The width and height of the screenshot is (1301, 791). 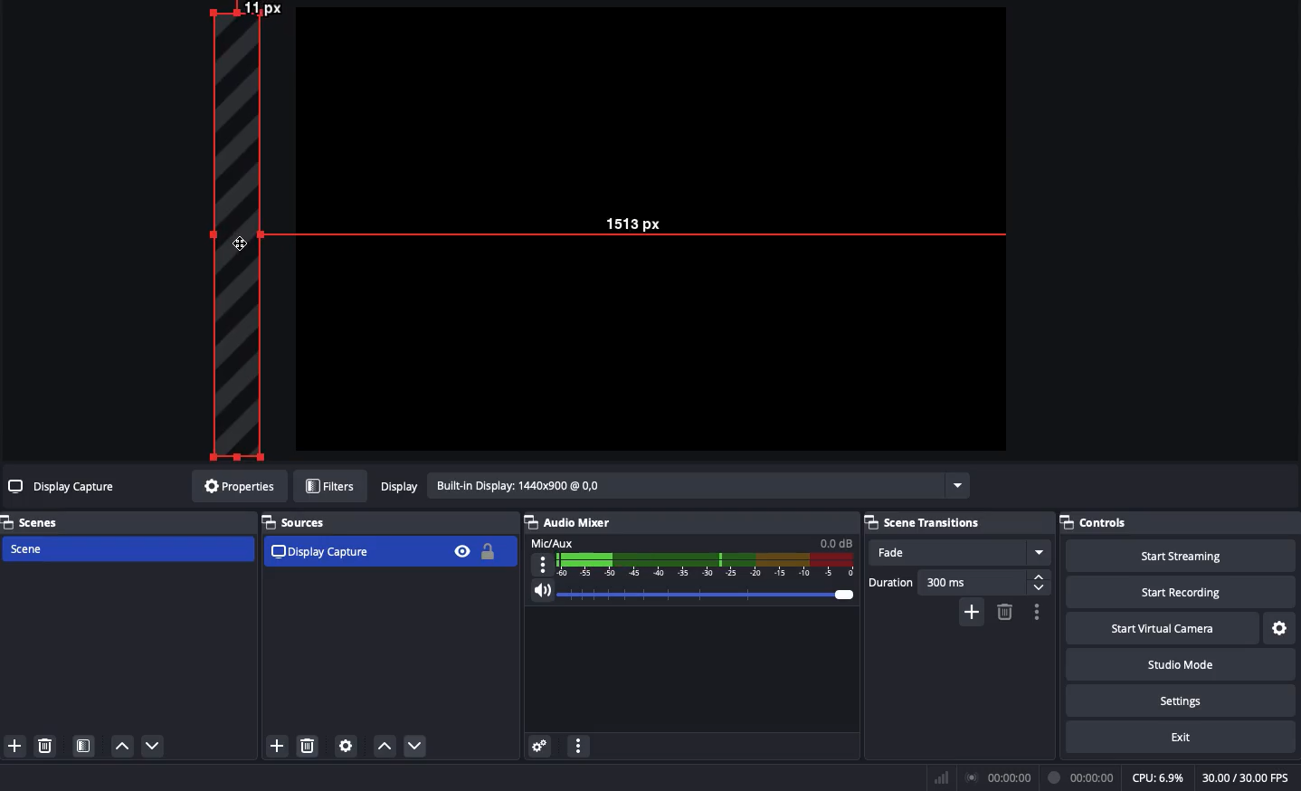 What do you see at coordinates (1180, 522) in the screenshot?
I see `Controls` at bounding box center [1180, 522].